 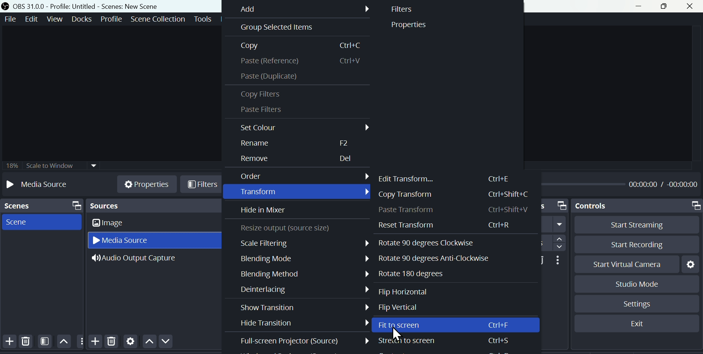 What do you see at coordinates (690, 7) in the screenshot?
I see `close` at bounding box center [690, 7].